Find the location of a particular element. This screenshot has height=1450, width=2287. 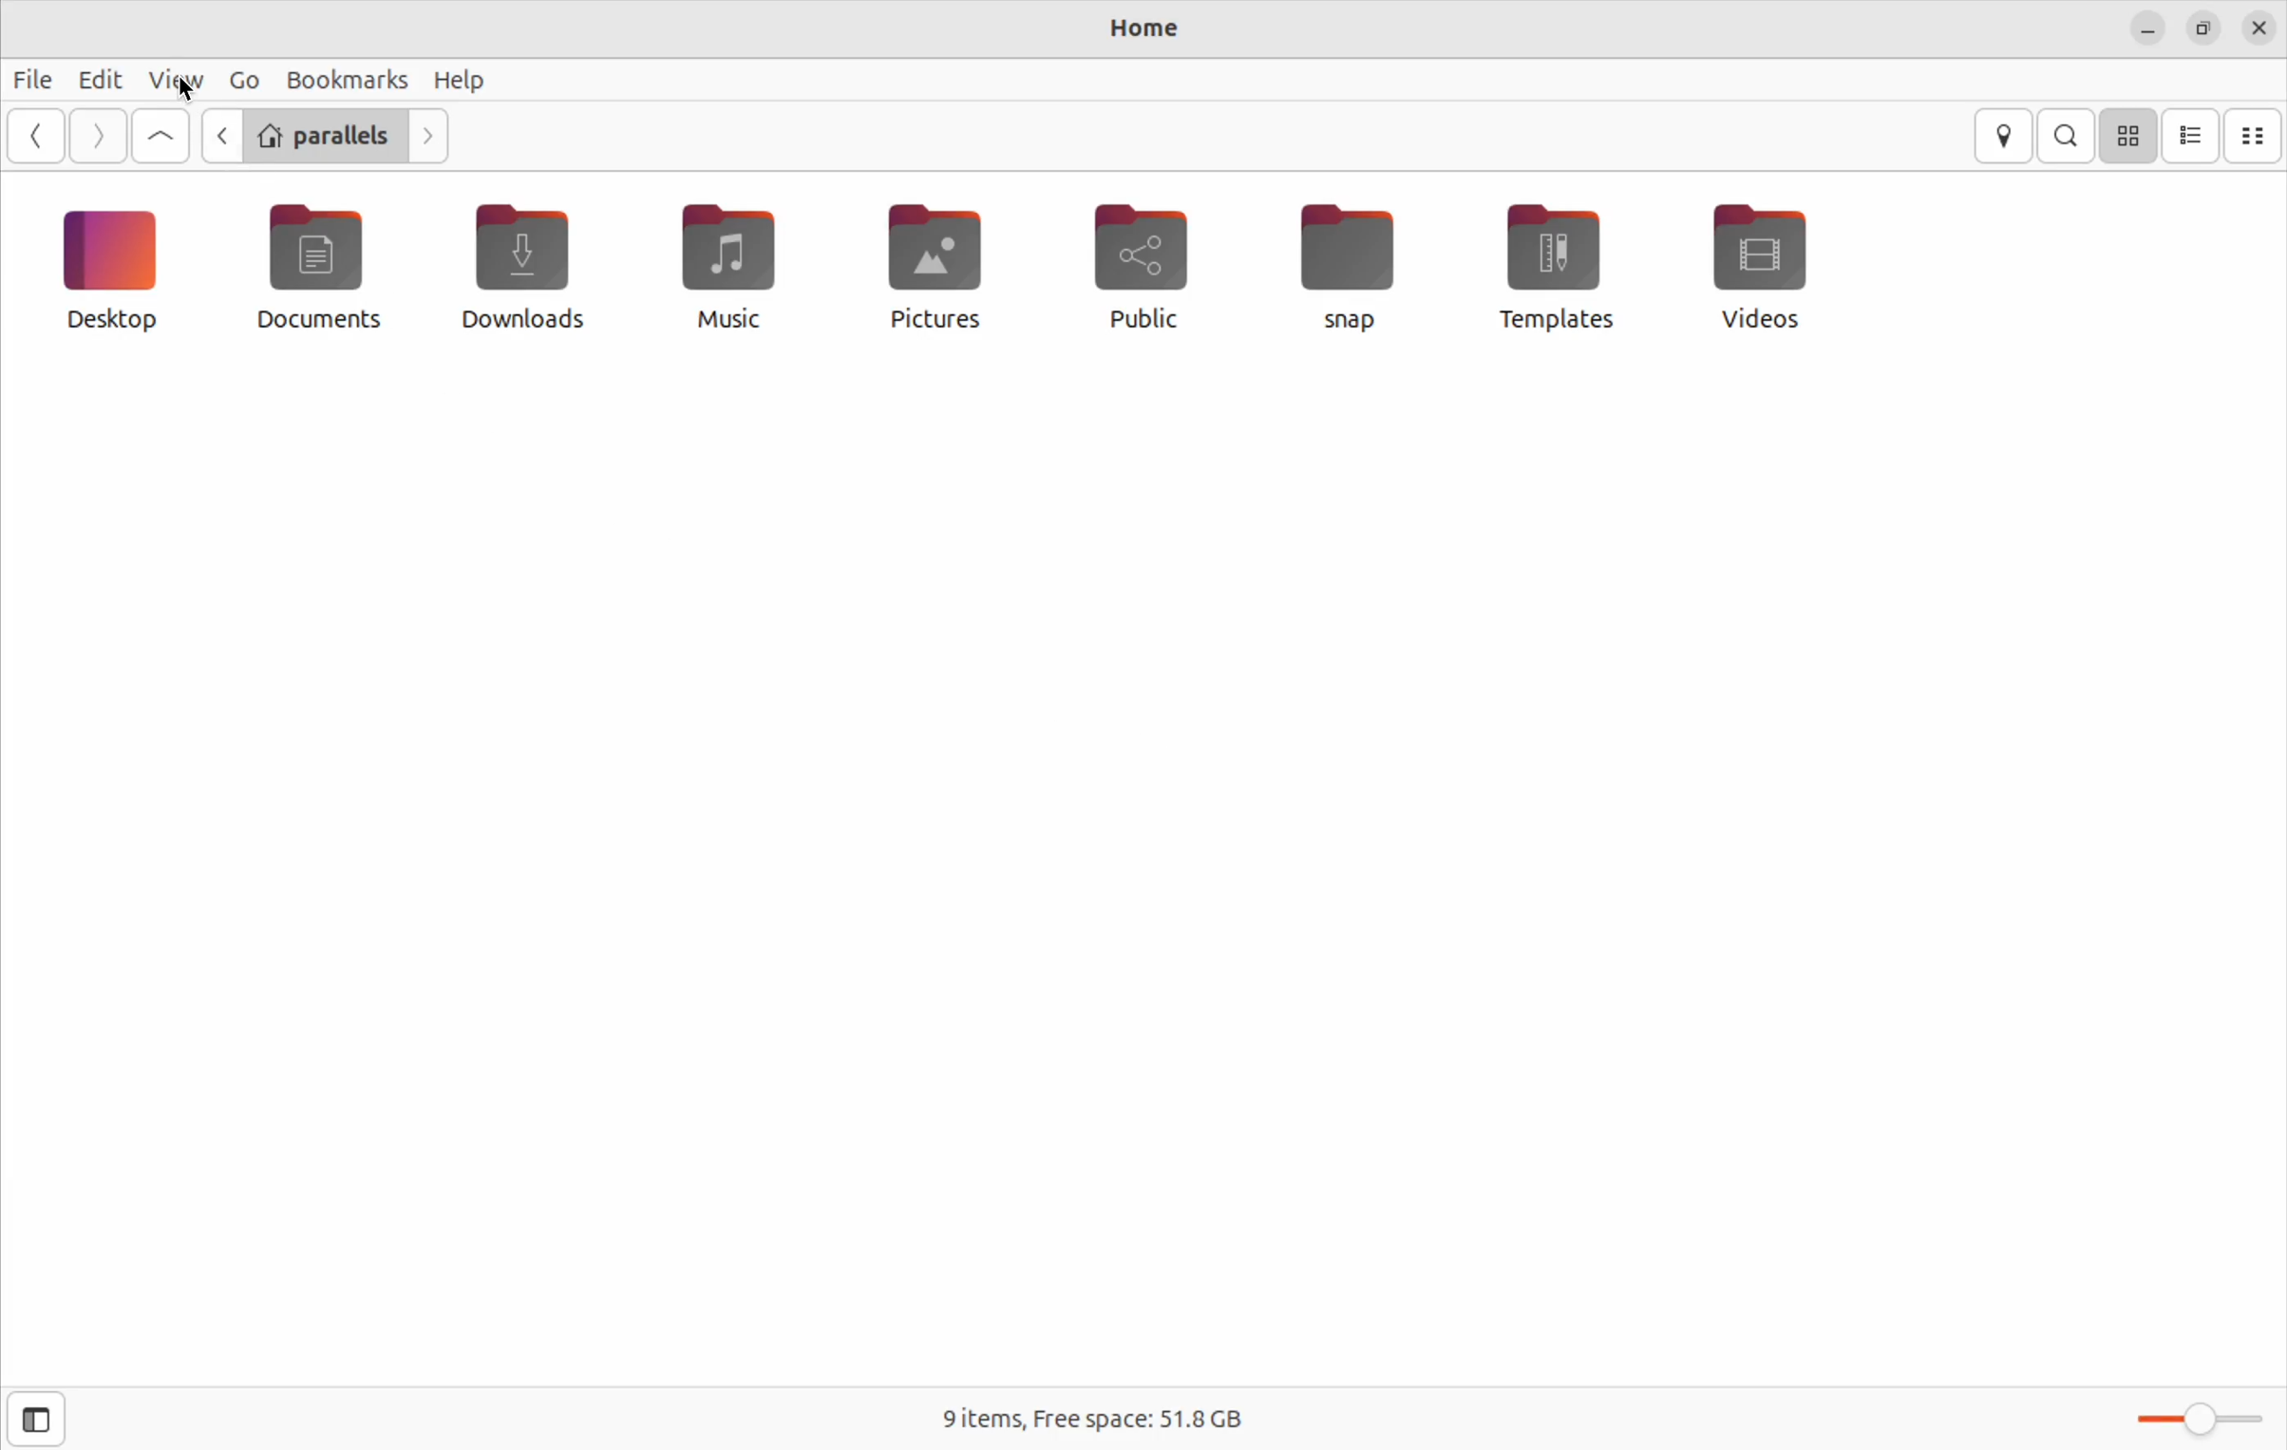

Go is located at coordinates (242, 79).